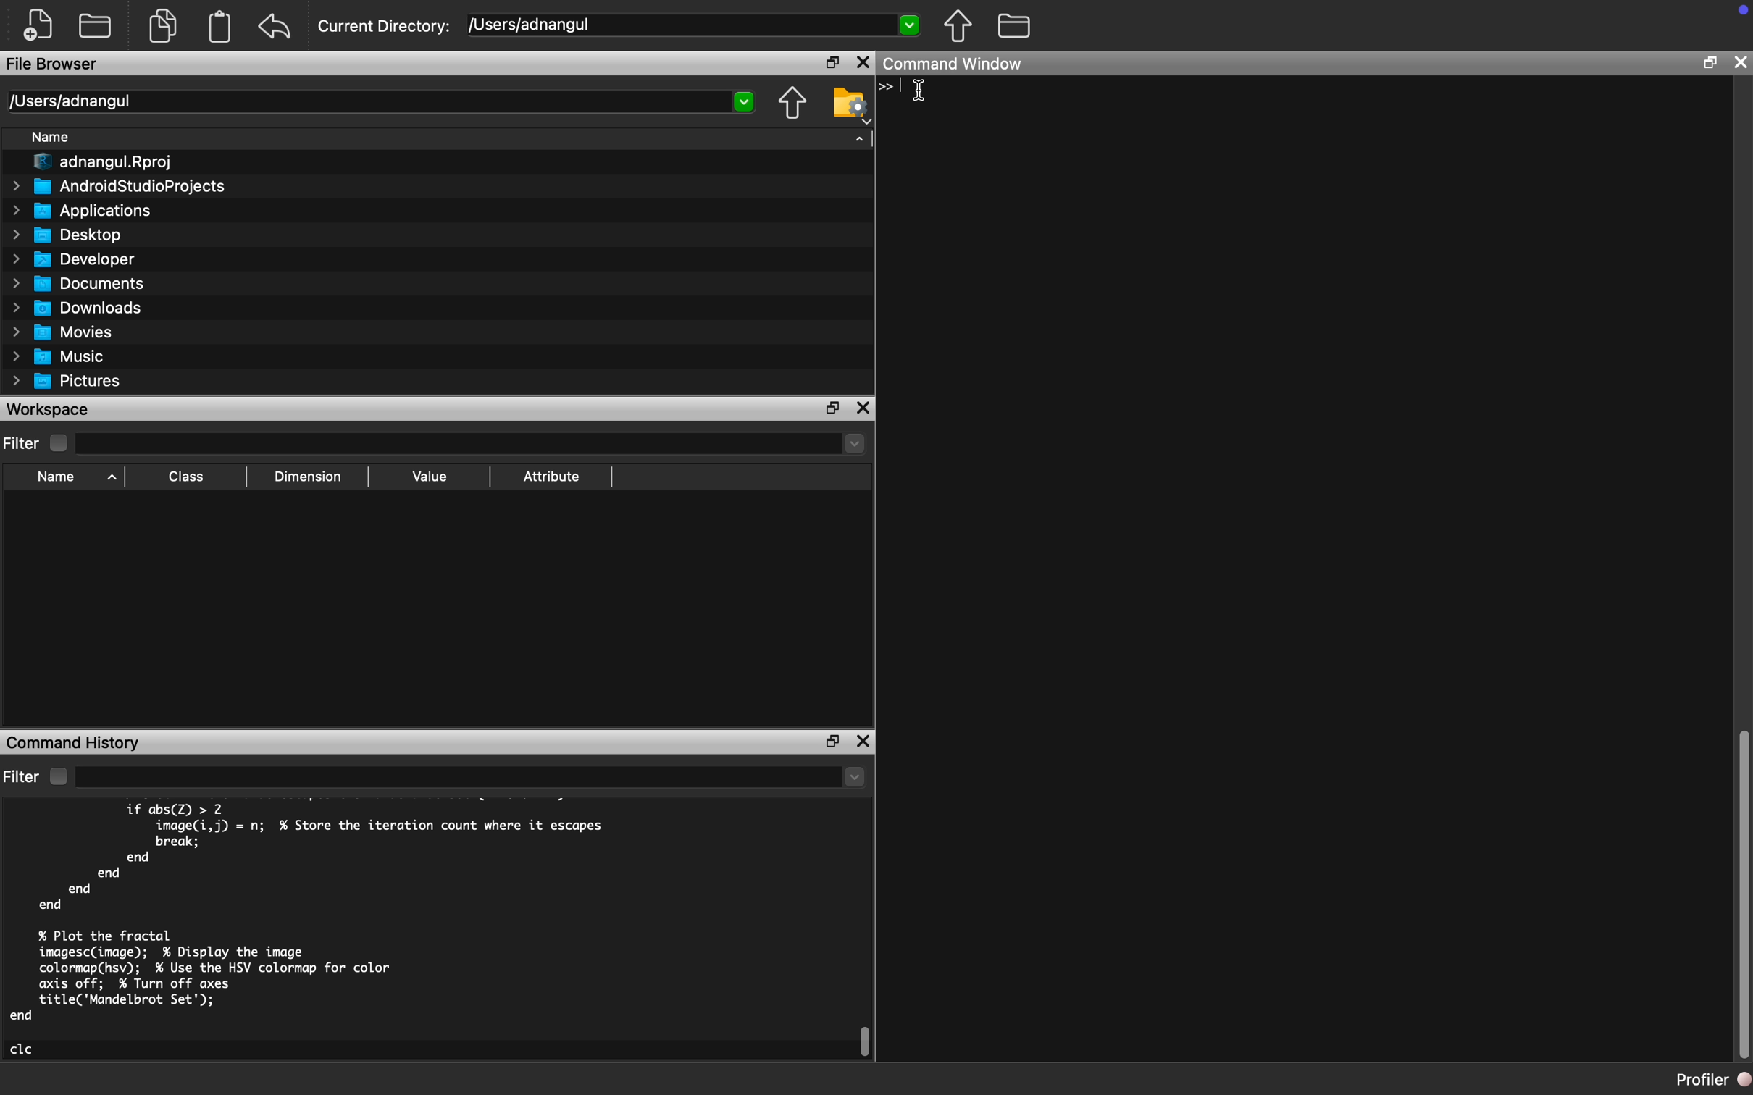 Image resolution: width=1753 pixels, height=1095 pixels. Describe the element at coordinates (1739, 63) in the screenshot. I see `Close ` at that location.